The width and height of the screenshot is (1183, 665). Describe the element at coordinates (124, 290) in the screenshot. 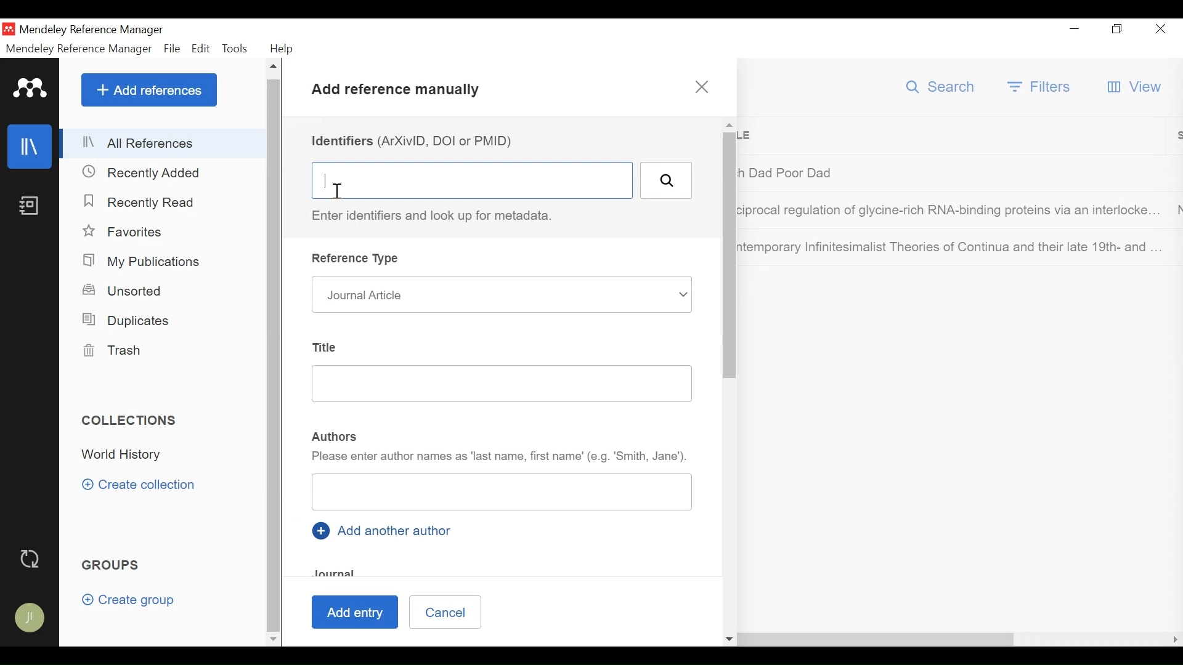

I see `Unsorted` at that location.